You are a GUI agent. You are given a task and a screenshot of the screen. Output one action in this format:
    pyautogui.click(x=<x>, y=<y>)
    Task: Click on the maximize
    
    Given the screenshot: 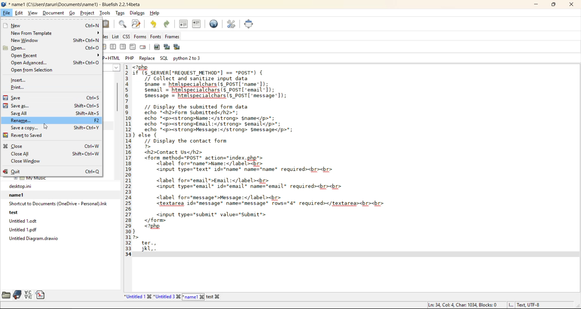 What is the action you would take?
    pyautogui.click(x=554, y=6)
    